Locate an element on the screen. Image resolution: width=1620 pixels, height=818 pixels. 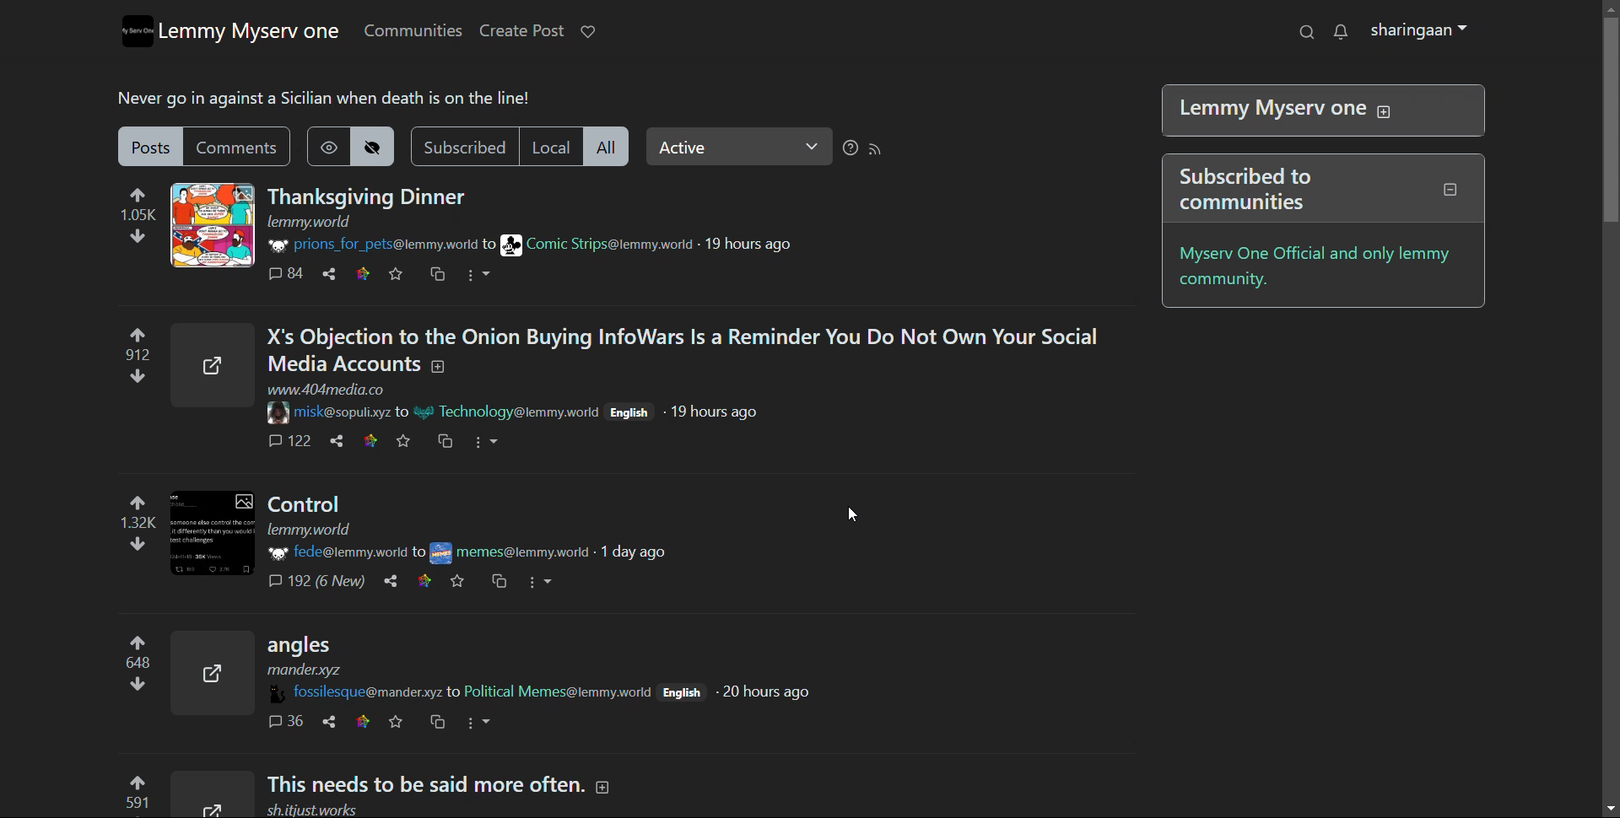
Comments is located at coordinates (321, 583).